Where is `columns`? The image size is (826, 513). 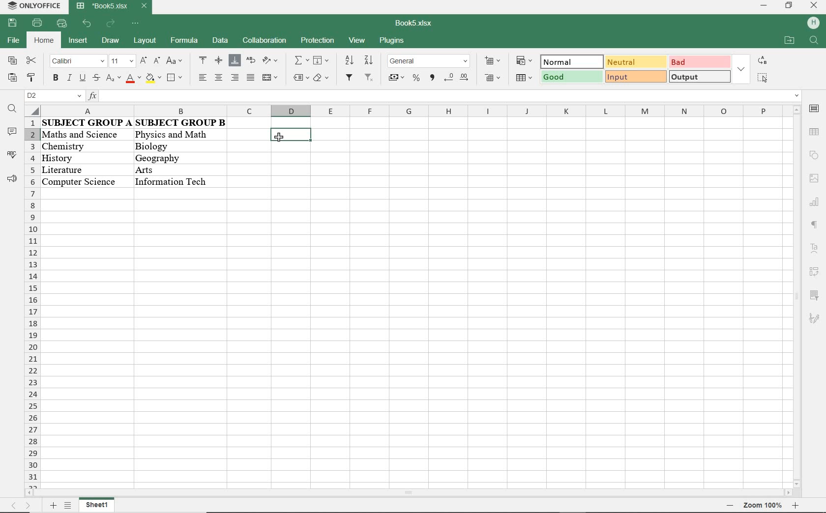 columns is located at coordinates (405, 111).